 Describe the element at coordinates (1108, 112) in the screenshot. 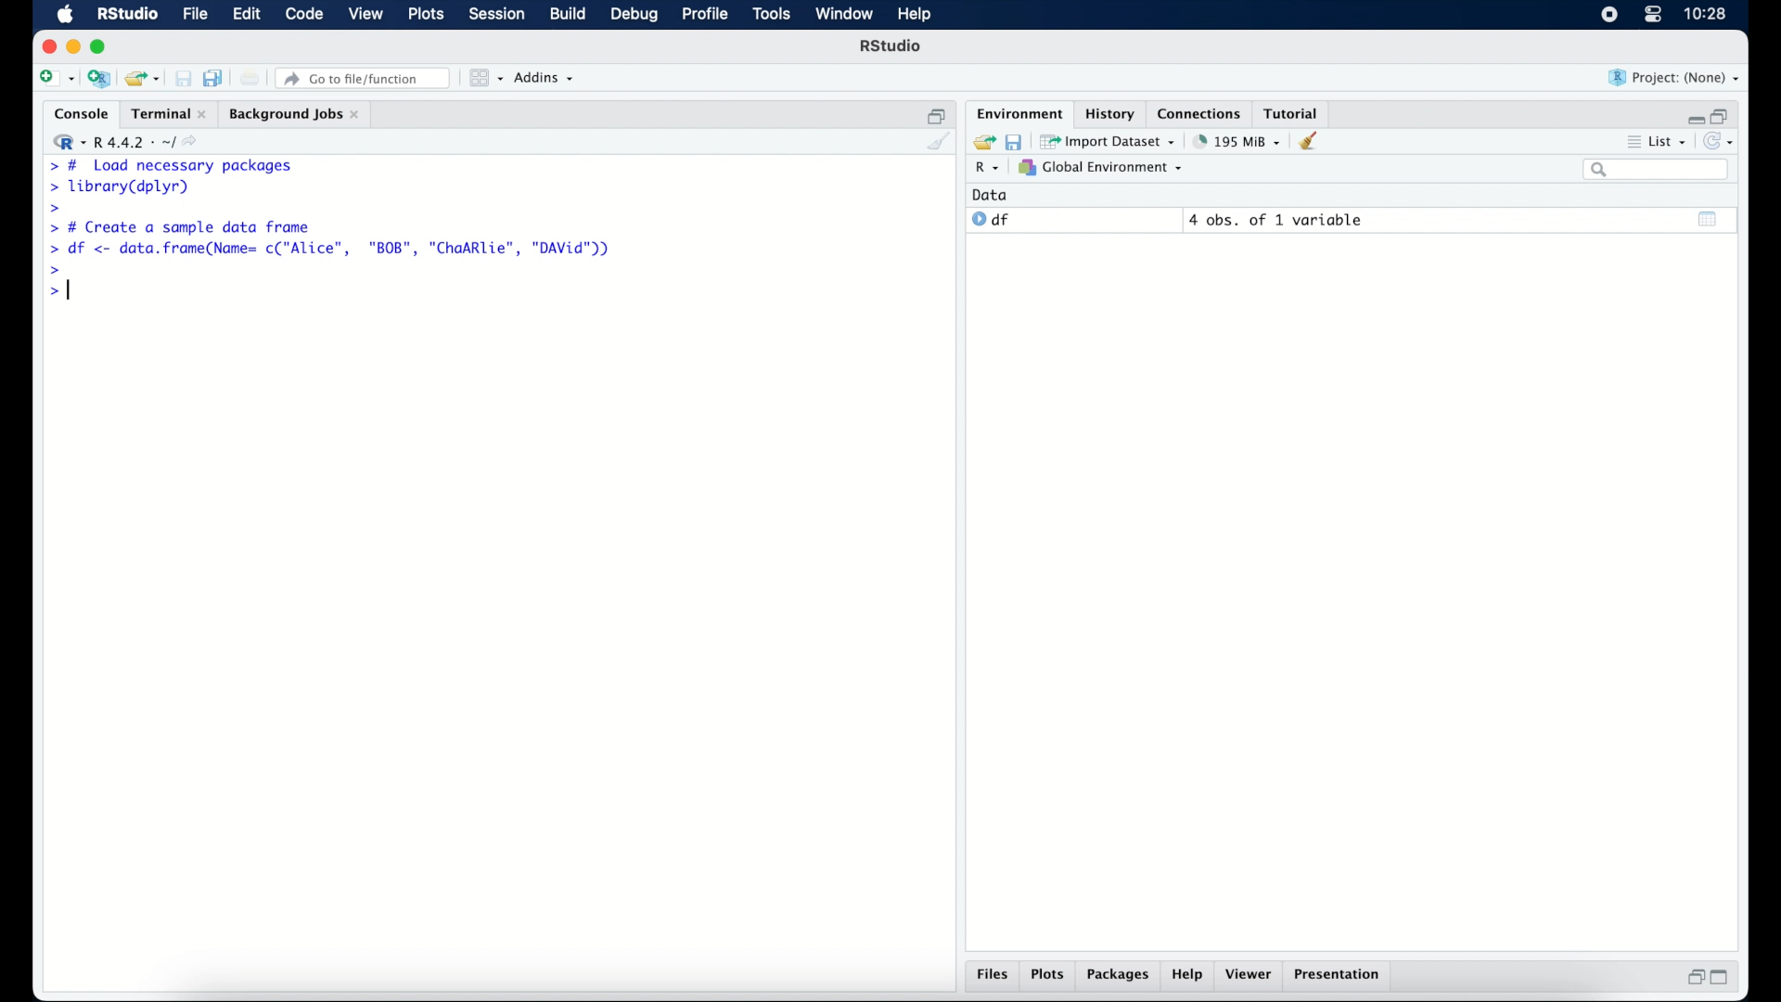

I see `history` at that location.